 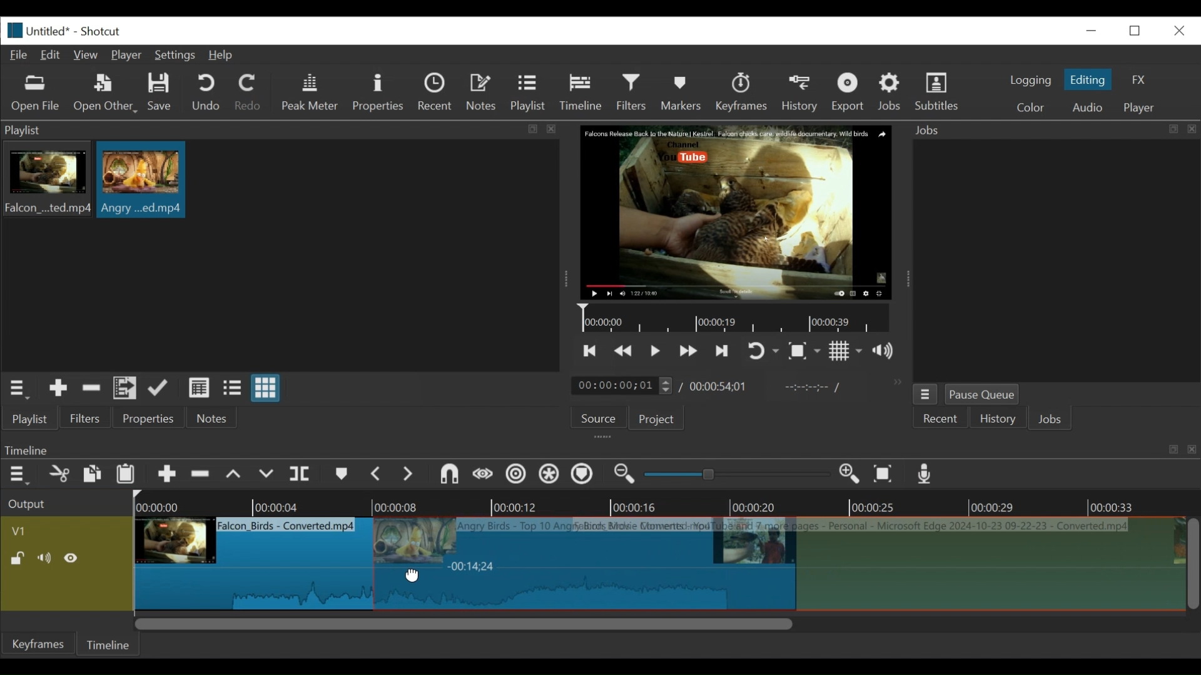 I want to click on Cursor, so click(x=413, y=574).